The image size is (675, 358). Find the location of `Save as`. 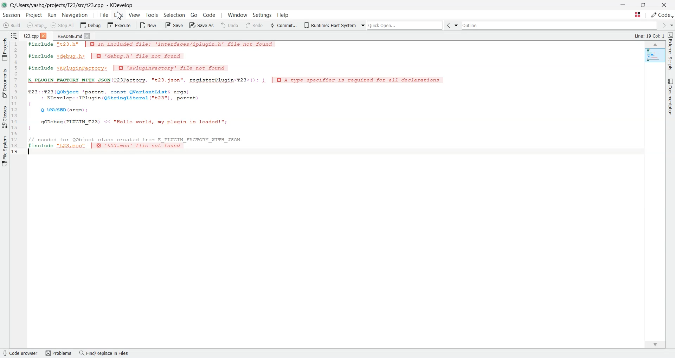

Save as is located at coordinates (202, 26).